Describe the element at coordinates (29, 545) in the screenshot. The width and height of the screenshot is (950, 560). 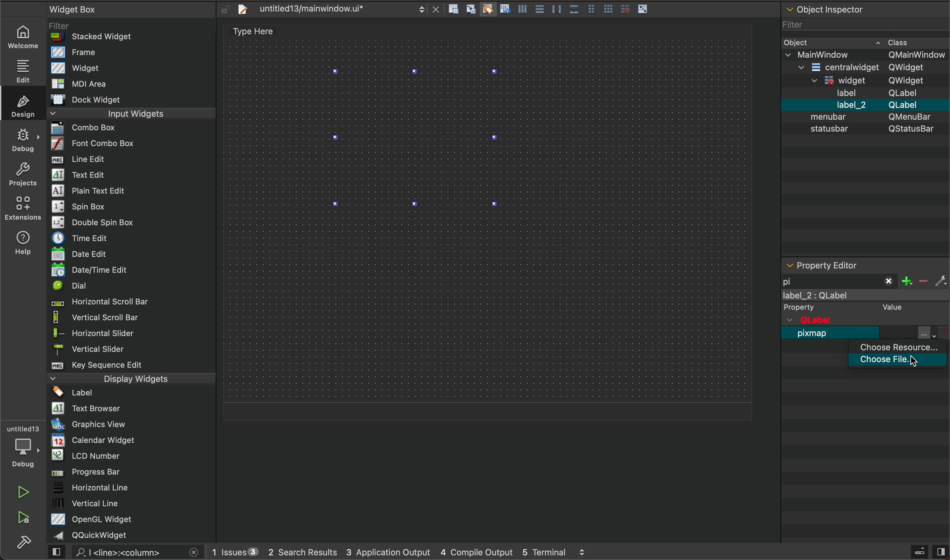
I see `build` at that location.